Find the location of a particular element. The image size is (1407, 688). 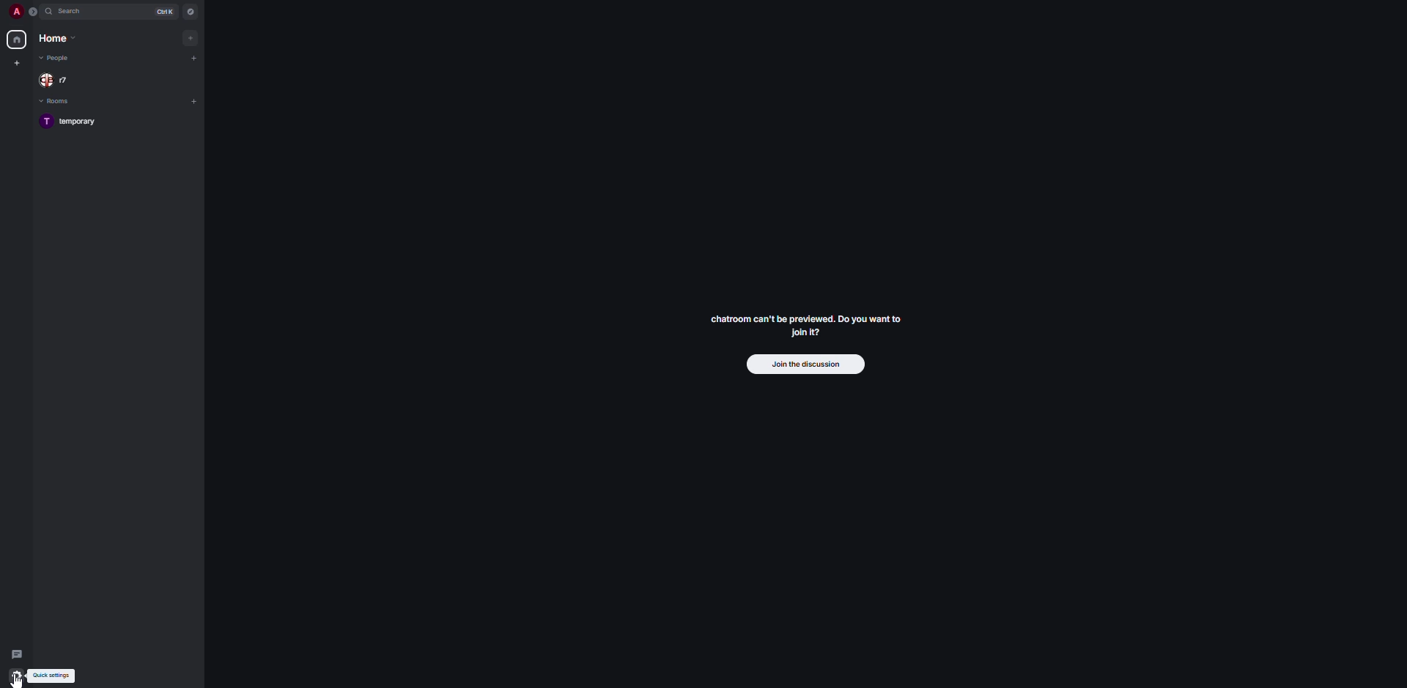

navigator is located at coordinates (191, 11).